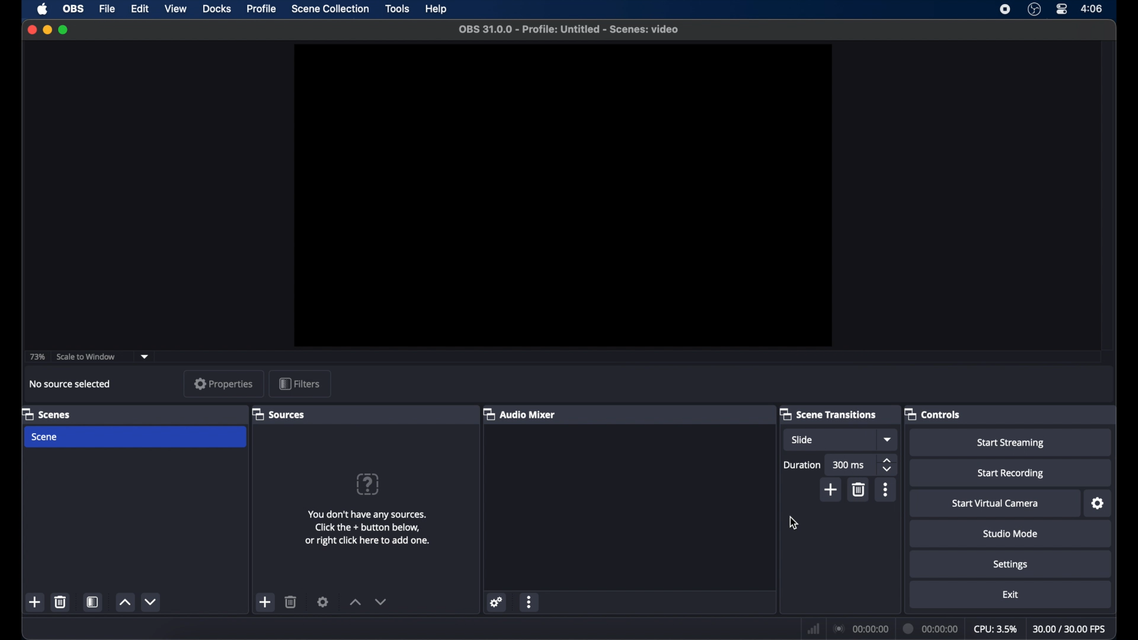 The width and height of the screenshot is (1138, 640). I want to click on increment, so click(354, 602).